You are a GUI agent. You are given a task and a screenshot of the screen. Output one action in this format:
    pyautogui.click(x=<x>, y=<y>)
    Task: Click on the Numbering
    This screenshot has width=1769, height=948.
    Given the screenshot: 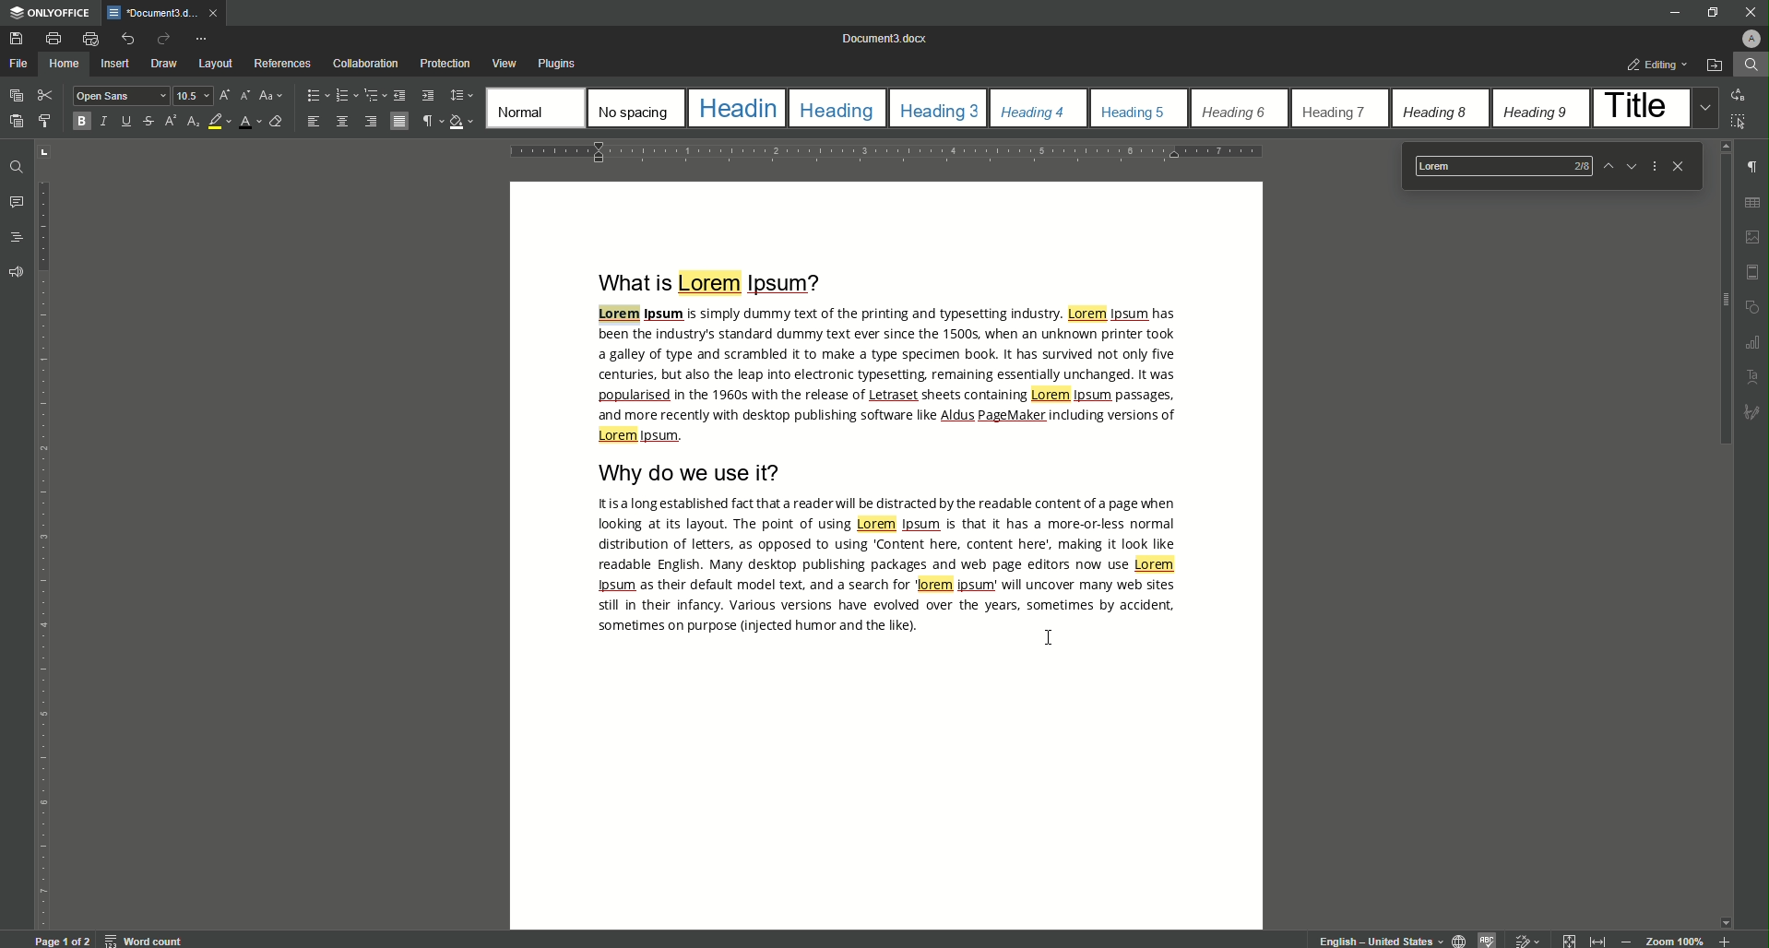 What is the action you would take?
    pyautogui.click(x=342, y=96)
    